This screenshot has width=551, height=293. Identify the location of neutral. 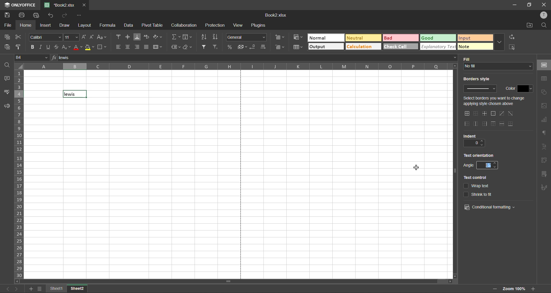
(363, 38).